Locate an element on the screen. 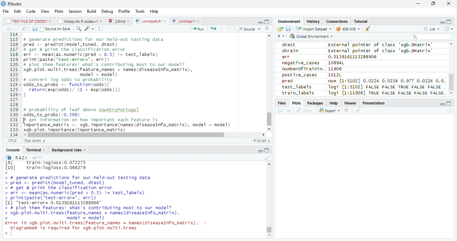  Help is located at coordinates (155, 12).